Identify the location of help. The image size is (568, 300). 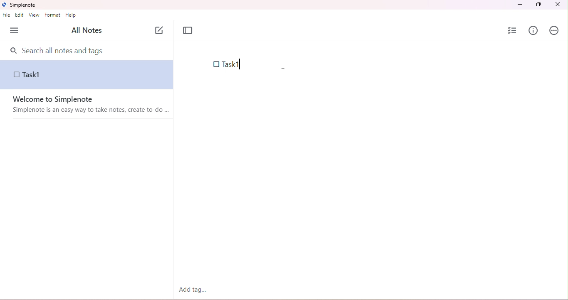
(72, 16).